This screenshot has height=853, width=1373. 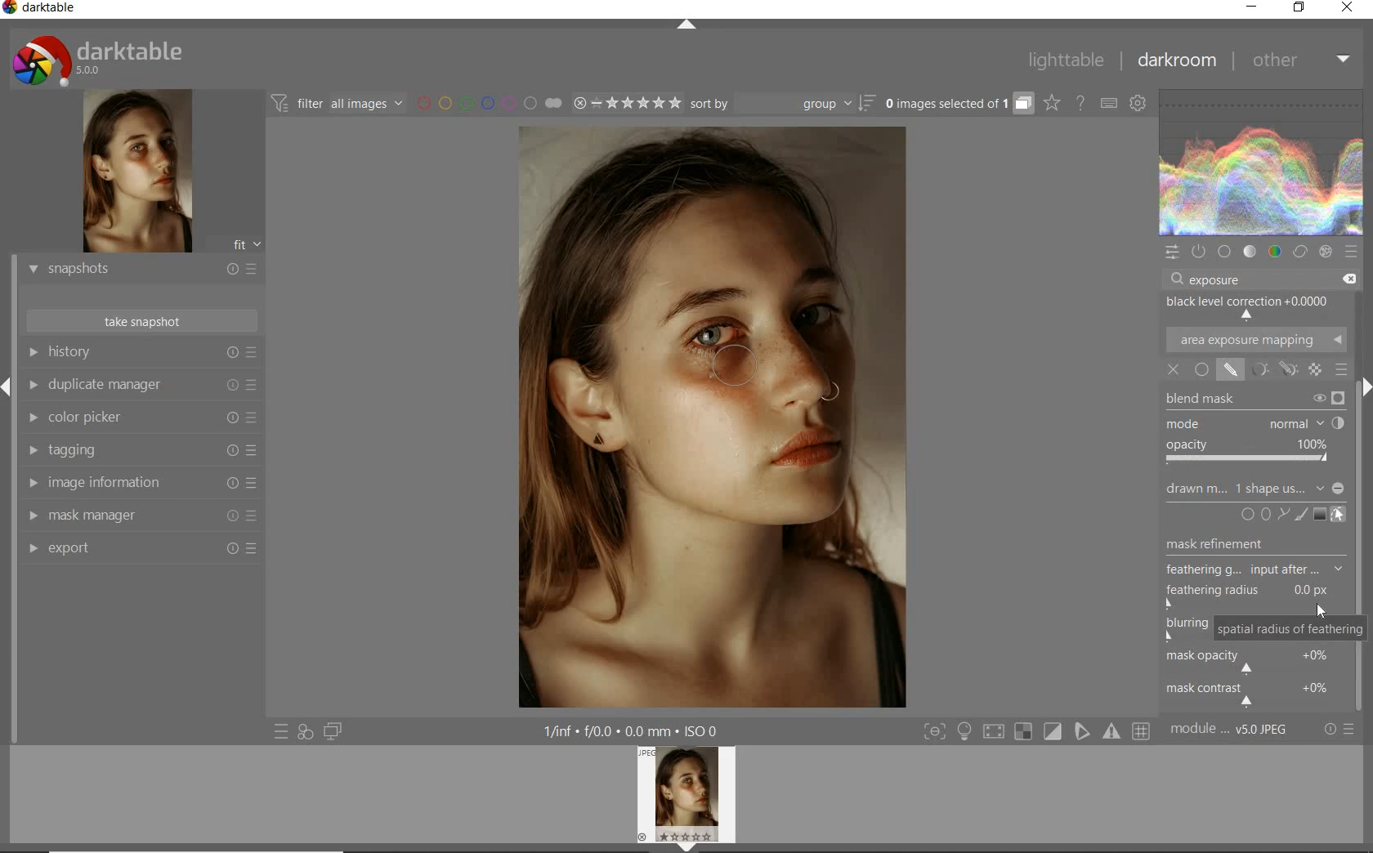 I want to click on mask manager, so click(x=145, y=516).